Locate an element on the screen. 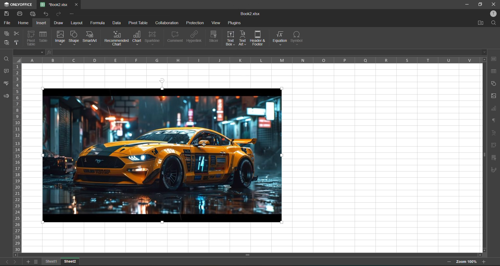 This screenshot has width=500, height=266. images is located at coordinates (494, 95).